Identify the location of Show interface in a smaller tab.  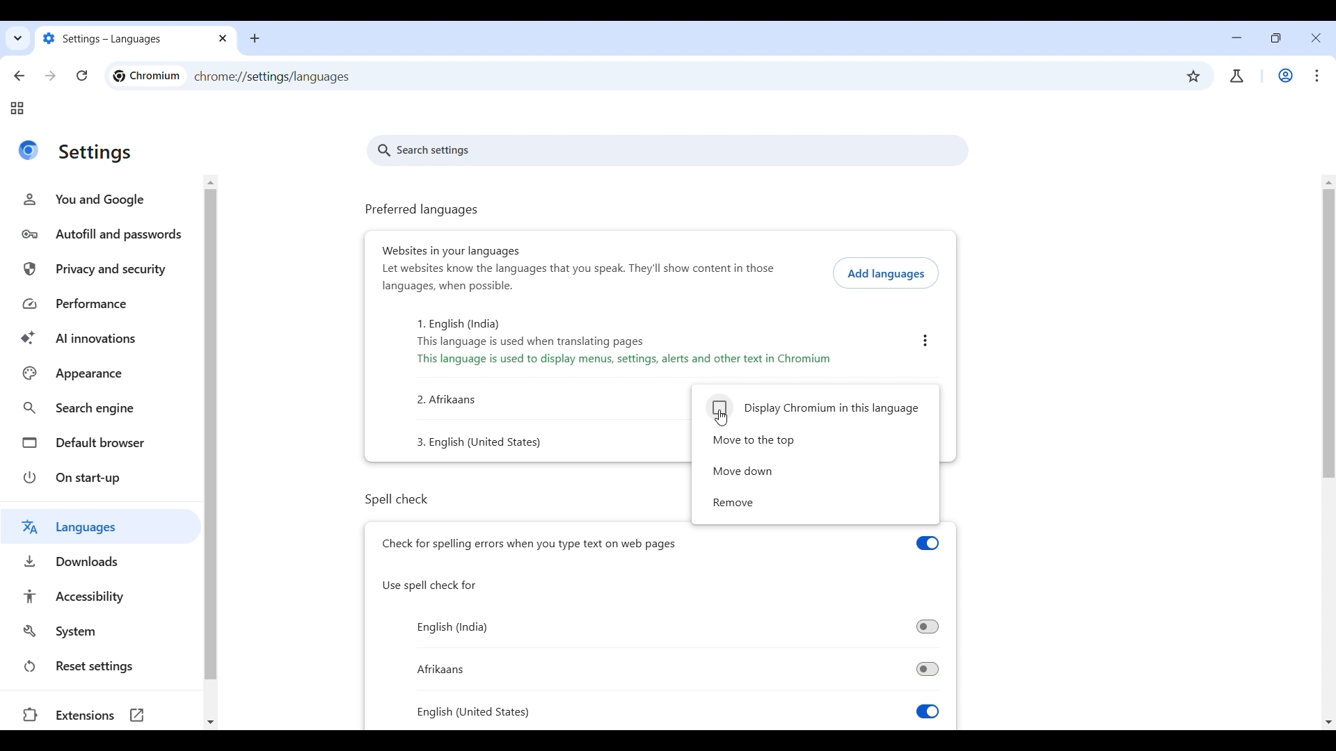
(1273, 40).